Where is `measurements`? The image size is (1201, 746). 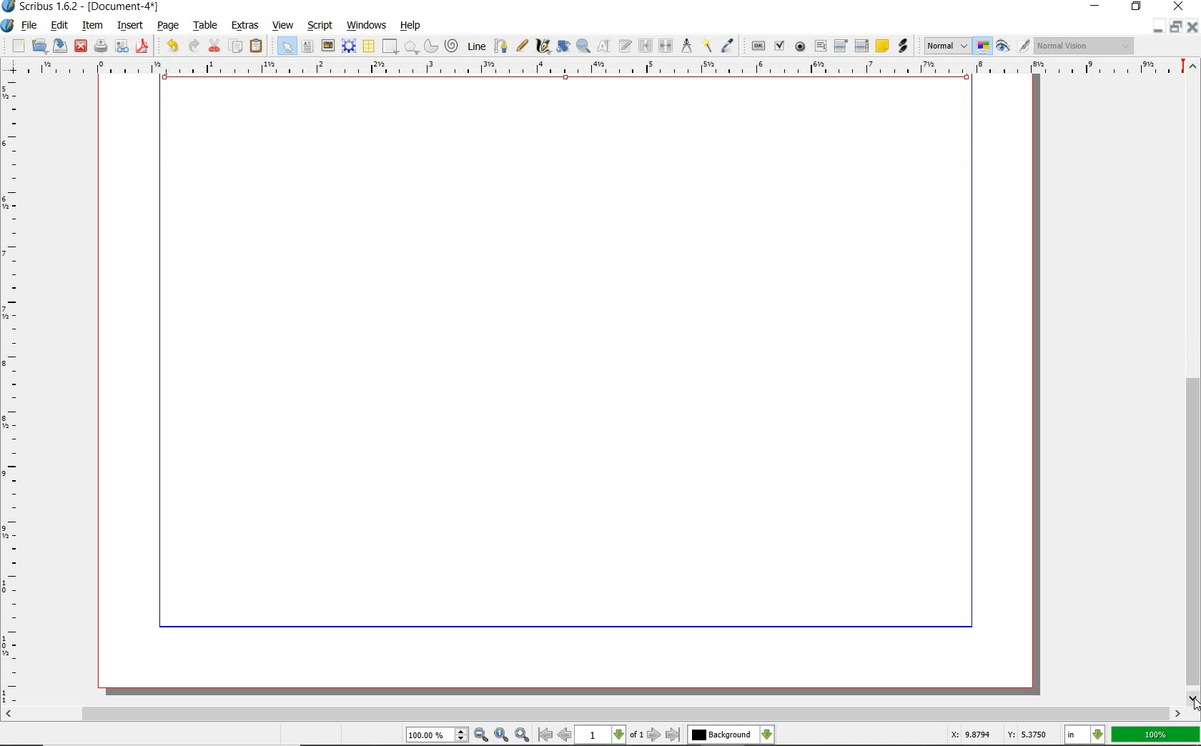 measurements is located at coordinates (686, 46).